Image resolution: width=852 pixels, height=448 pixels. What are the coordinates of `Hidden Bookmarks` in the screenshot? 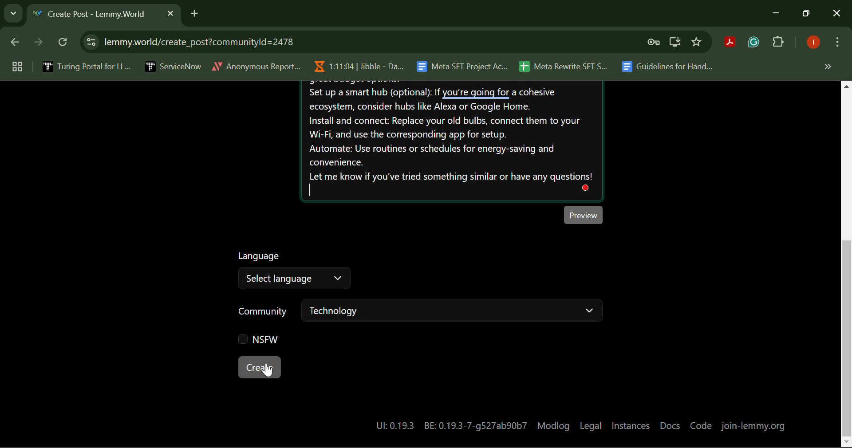 It's located at (827, 66).